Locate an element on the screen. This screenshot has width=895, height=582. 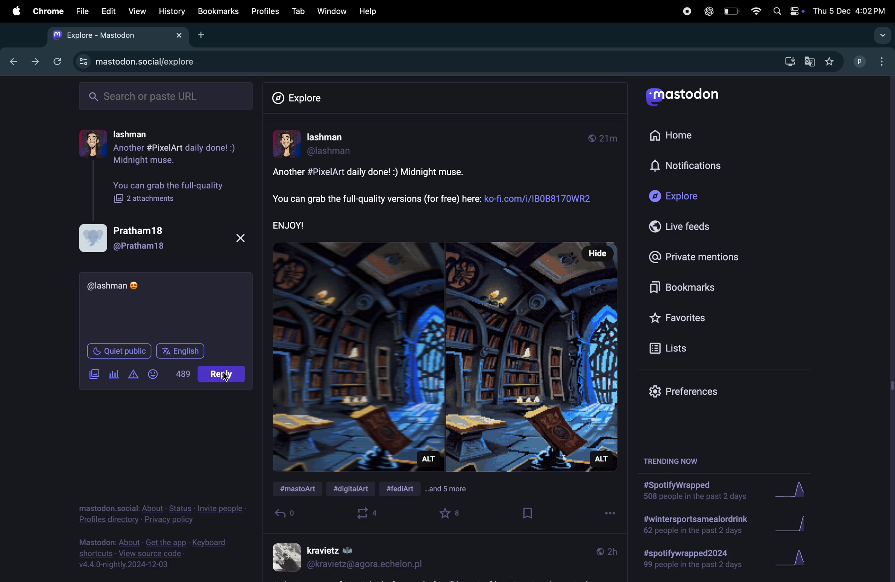
Explore is located at coordinates (693, 198).